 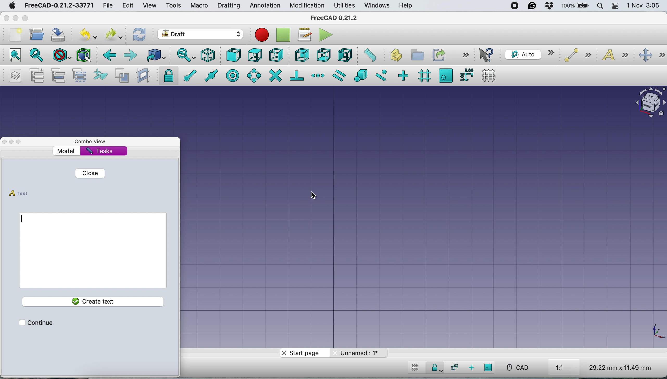 What do you see at coordinates (599, 6) in the screenshot?
I see `spotlight search` at bounding box center [599, 6].